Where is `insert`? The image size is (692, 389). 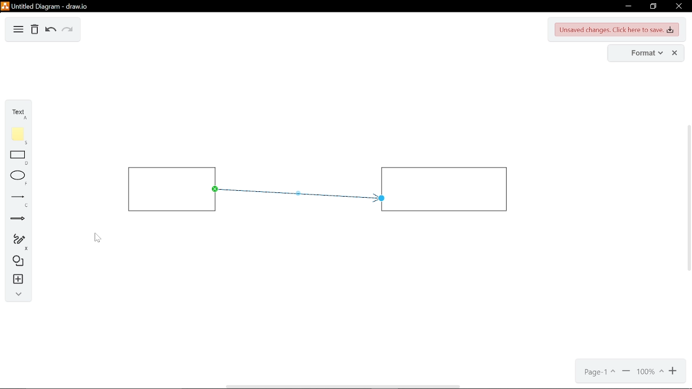
insert is located at coordinates (17, 279).